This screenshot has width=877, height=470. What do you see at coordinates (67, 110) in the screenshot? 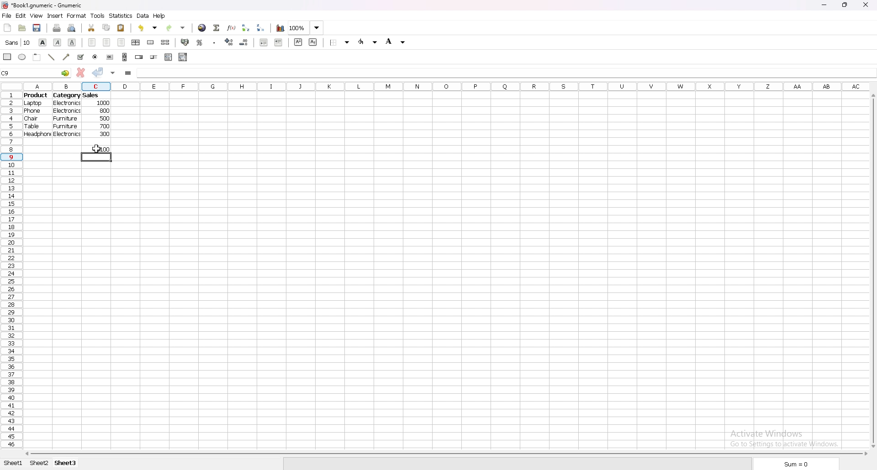
I see `electronics` at bounding box center [67, 110].